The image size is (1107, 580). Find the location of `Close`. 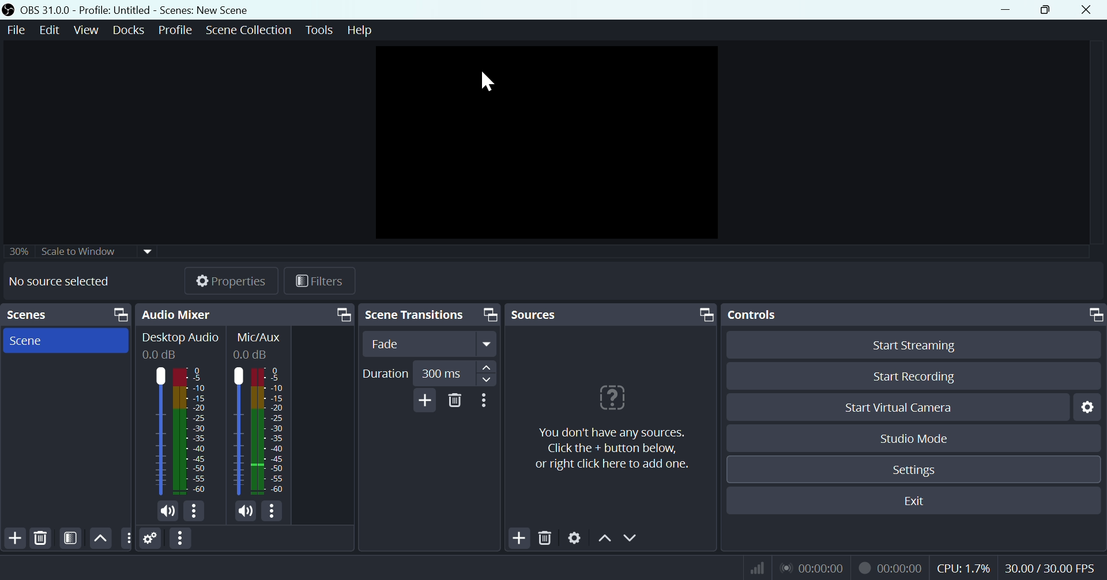

Close is located at coordinates (1084, 10).